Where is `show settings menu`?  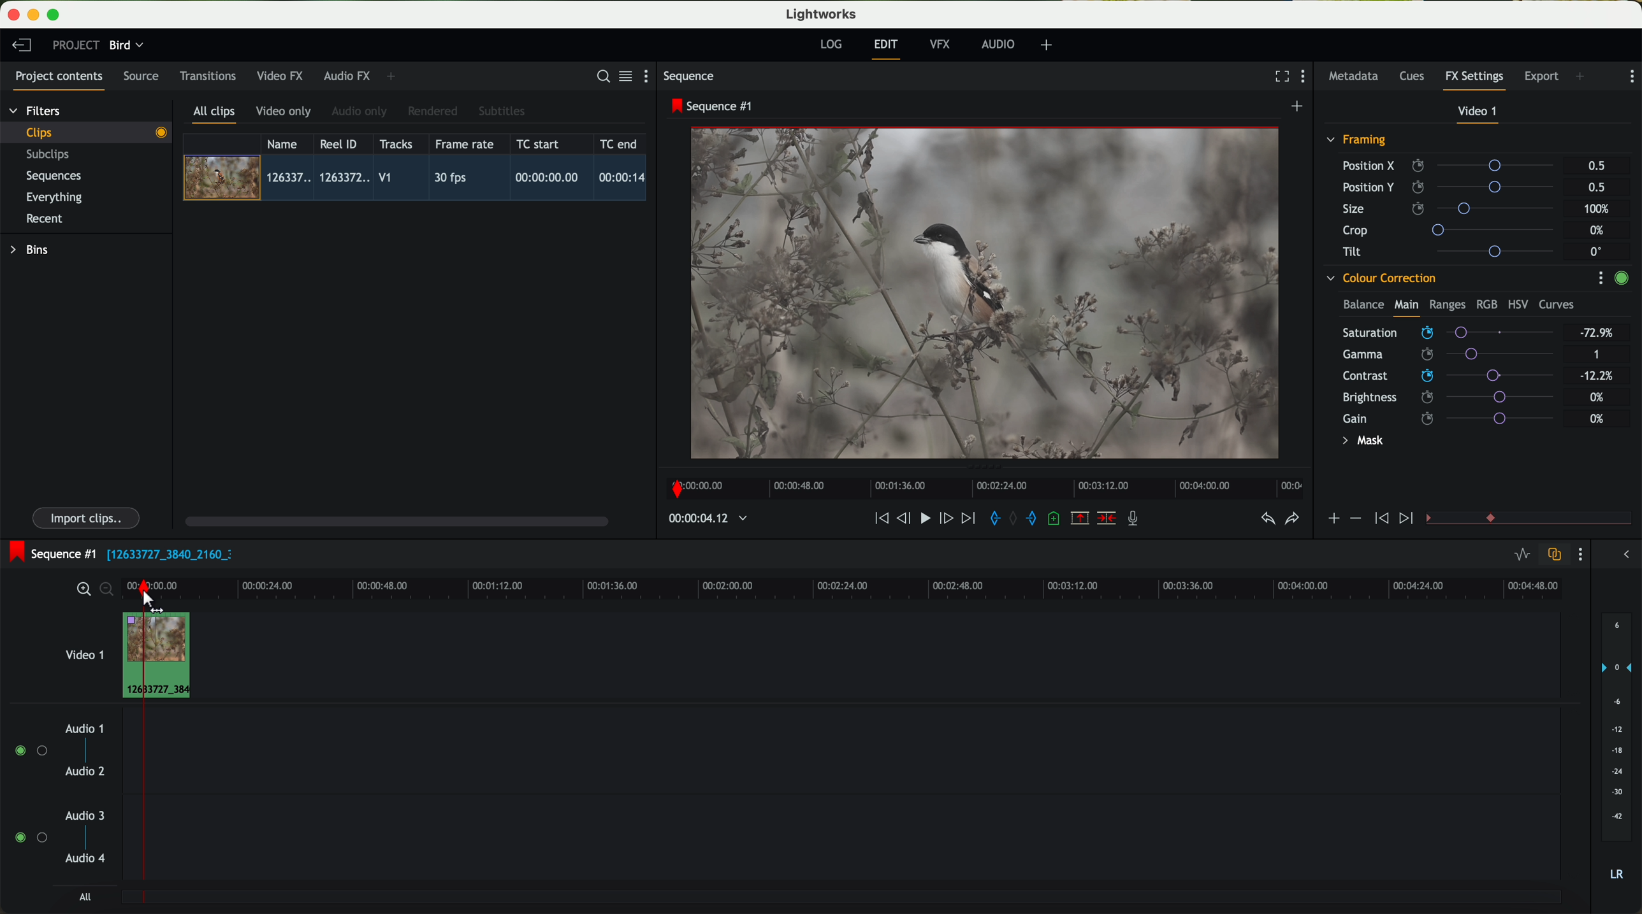
show settings menu is located at coordinates (651, 76).